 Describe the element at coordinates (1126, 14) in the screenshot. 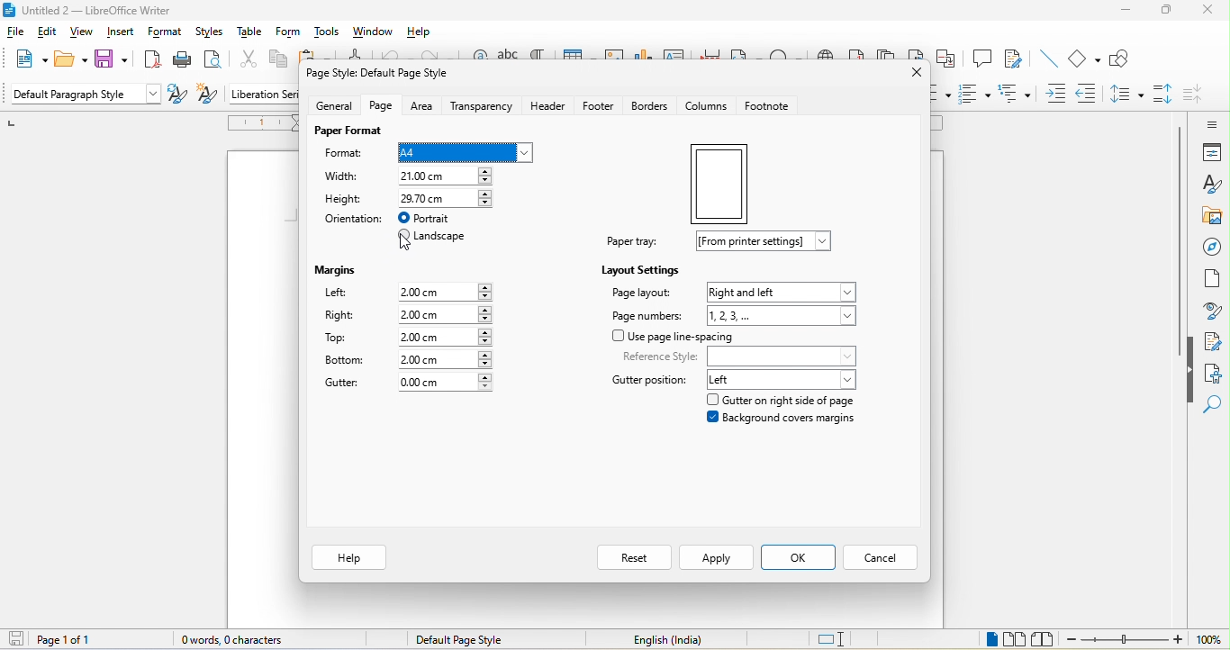

I see `minimize` at that location.